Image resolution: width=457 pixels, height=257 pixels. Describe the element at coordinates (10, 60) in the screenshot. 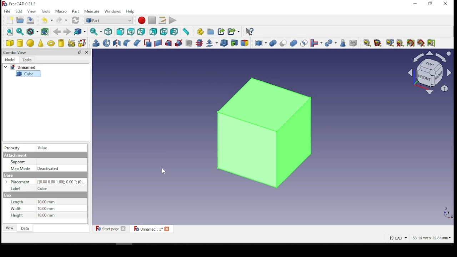

I see `model` at that location.